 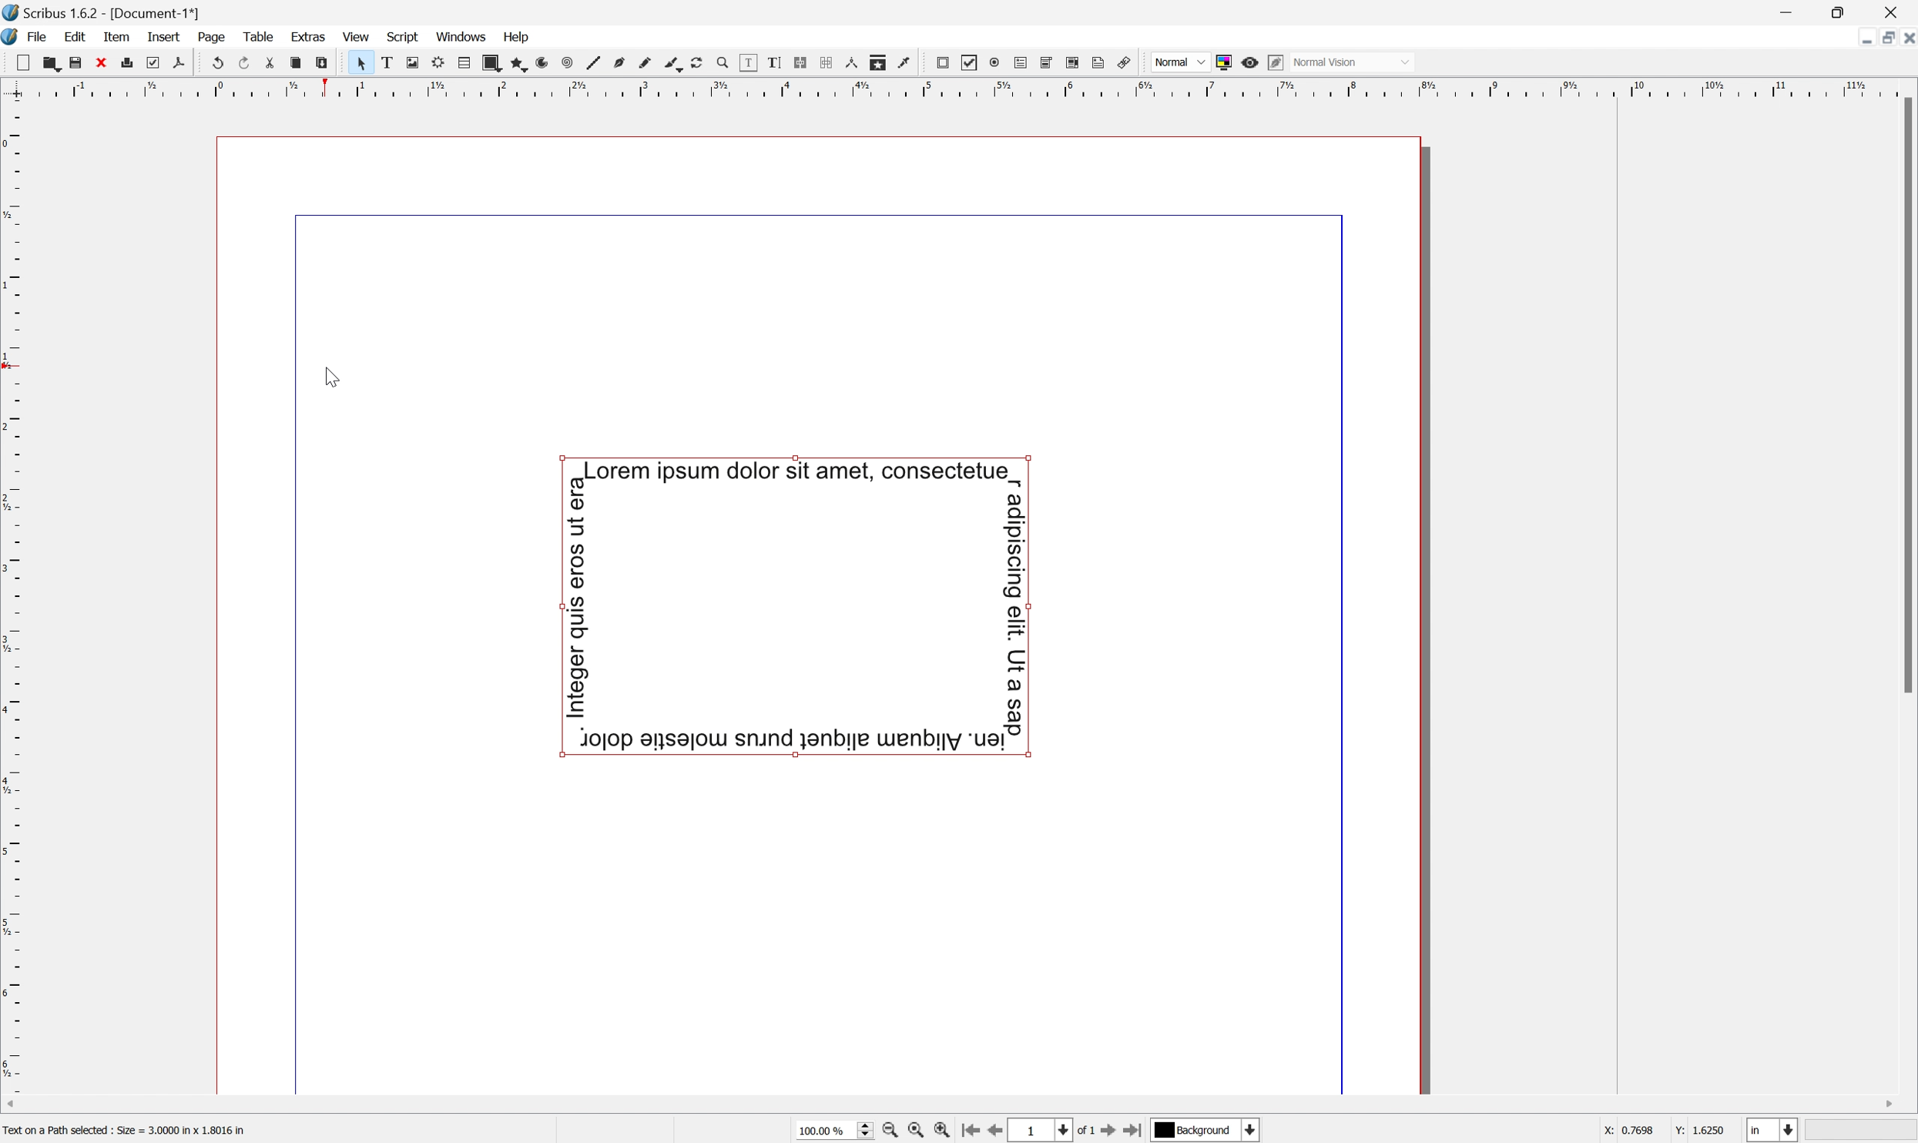 I want to click on Restore Down, so click(x=1838, y=9).